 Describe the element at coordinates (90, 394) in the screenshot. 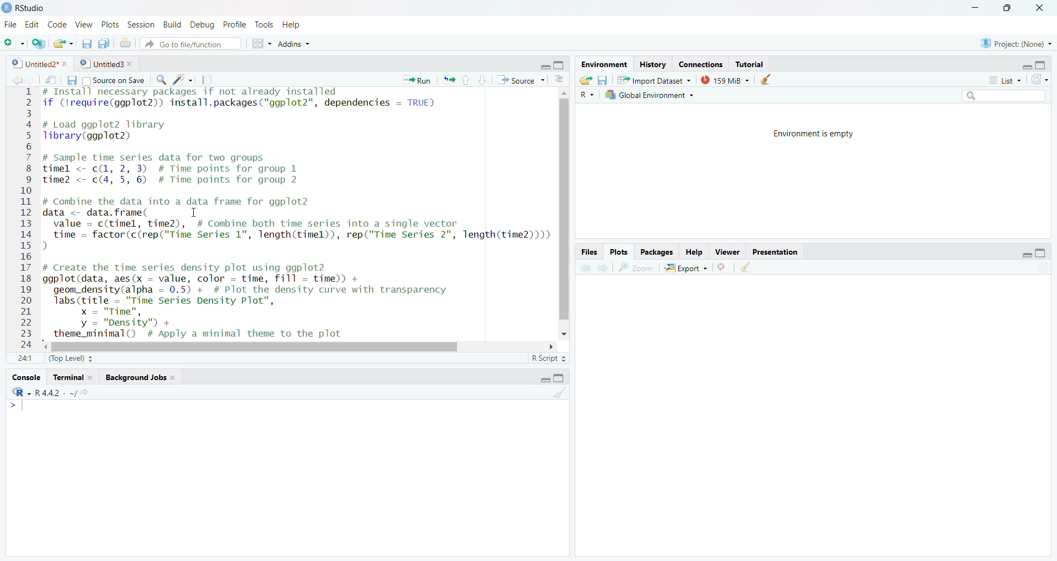

I see `Go` at that location.